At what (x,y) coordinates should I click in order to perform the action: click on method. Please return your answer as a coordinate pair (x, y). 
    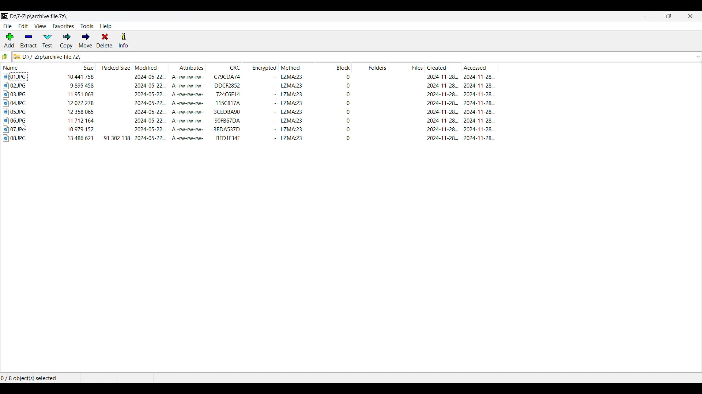
    Looking at the image, I should click on (292, 77).